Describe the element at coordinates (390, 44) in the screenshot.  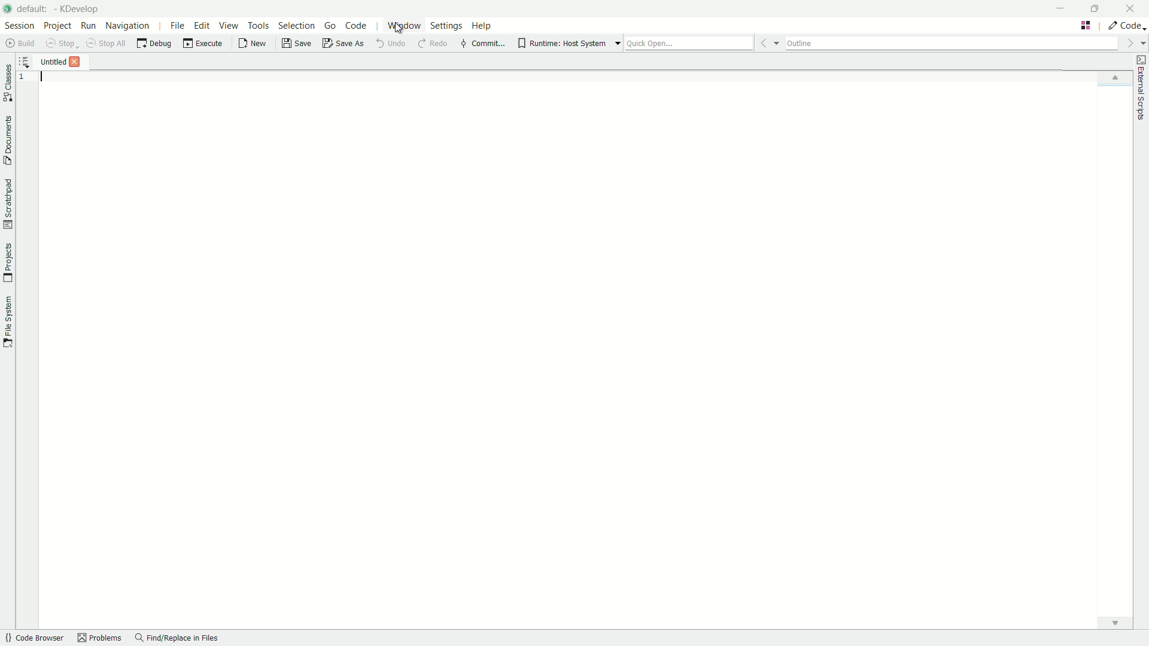
I see `undo` at that location.